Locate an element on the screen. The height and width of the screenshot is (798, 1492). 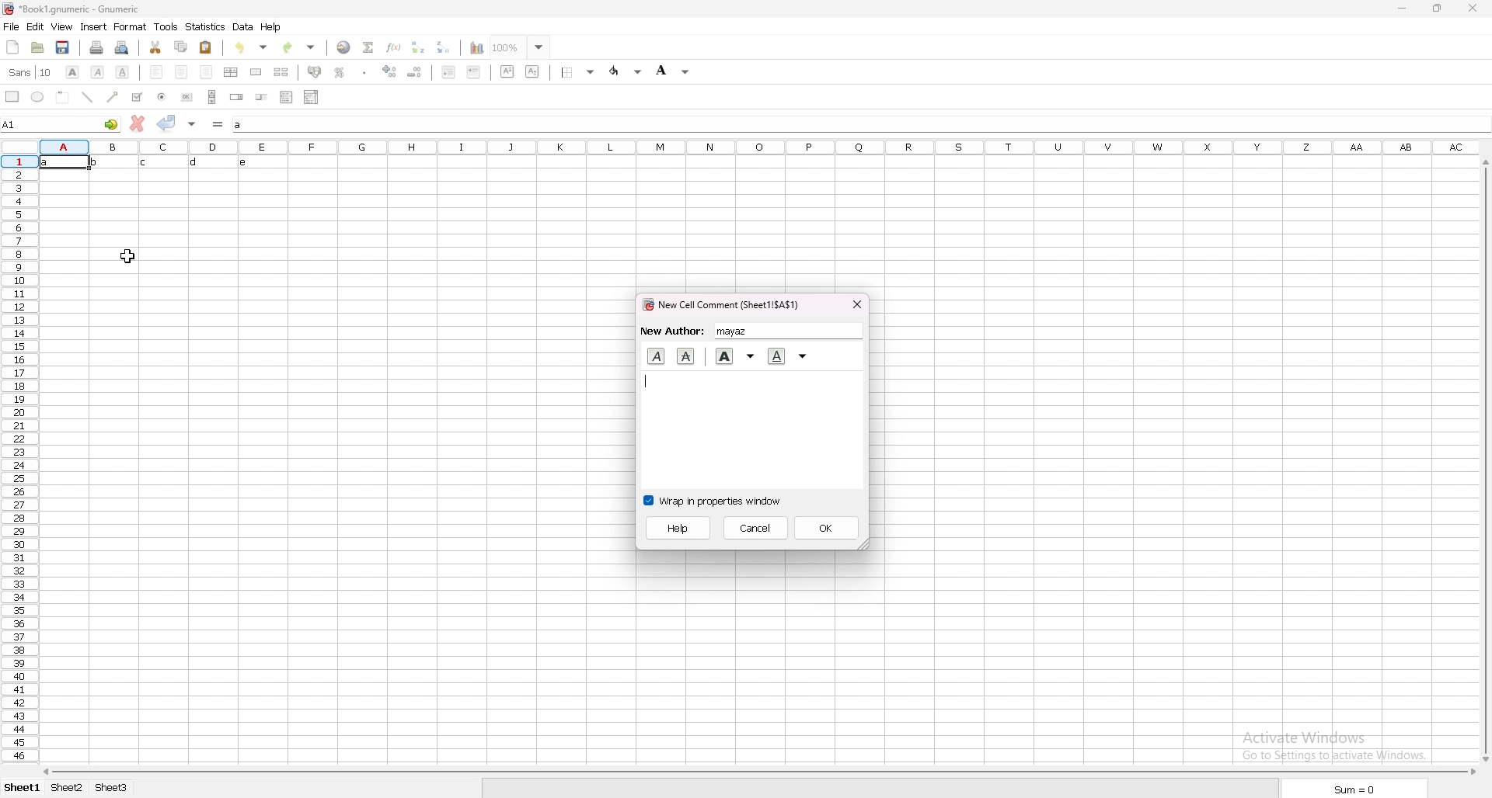
sheet 1 is located at coordinates (23, 787).